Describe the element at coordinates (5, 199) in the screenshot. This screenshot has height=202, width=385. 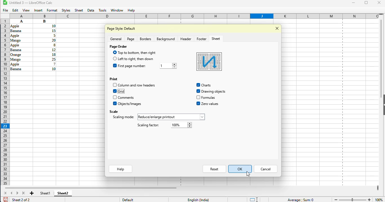
I see `click to save document` at that location.